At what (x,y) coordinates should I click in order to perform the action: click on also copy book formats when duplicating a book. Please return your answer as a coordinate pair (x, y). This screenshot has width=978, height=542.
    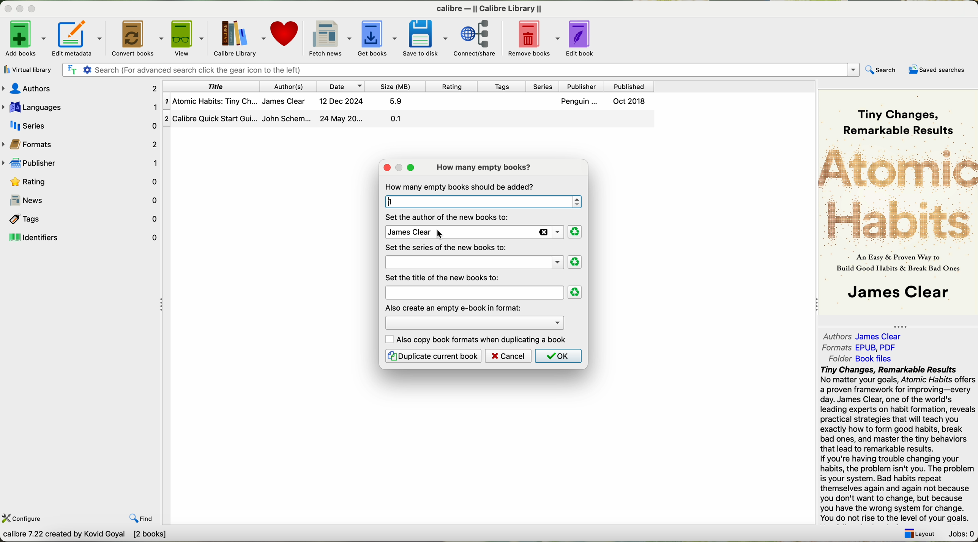
    Looking at the image, I should click on (477, 339).